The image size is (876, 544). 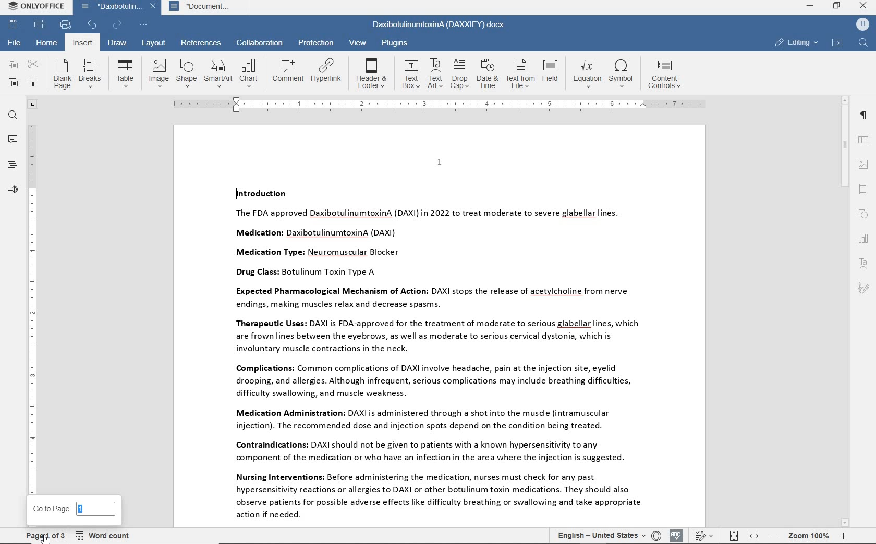 I want to click on support & feedback, so click(x=13, y=189).